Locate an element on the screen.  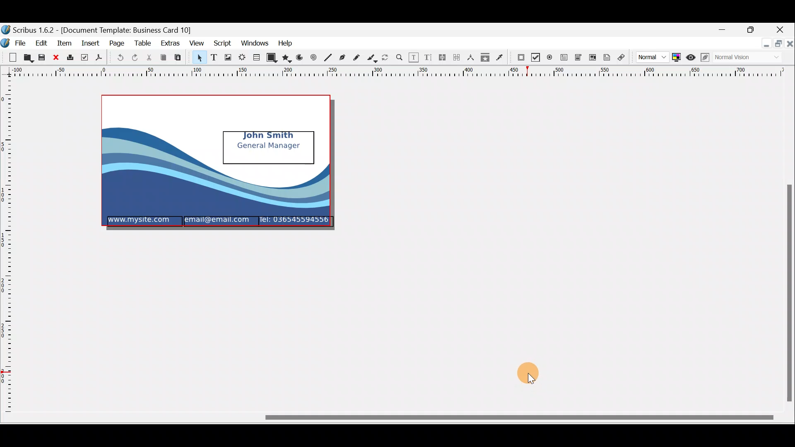
Scroll bar is located at coordinates (398, 418).